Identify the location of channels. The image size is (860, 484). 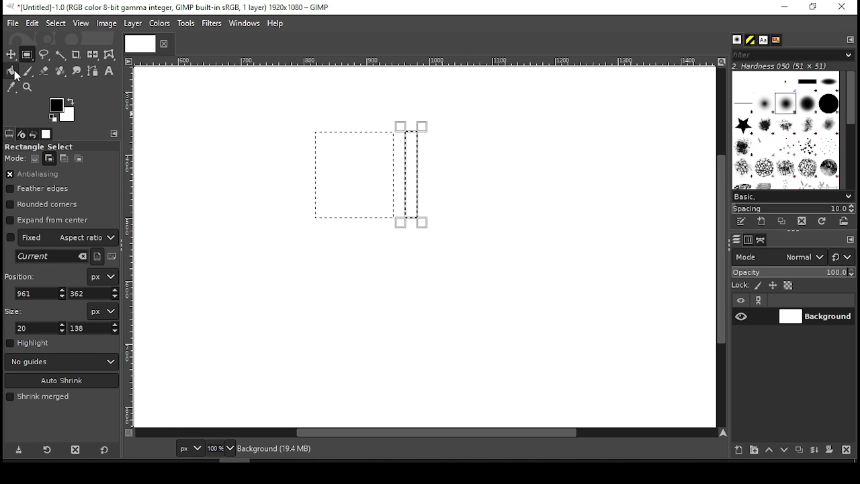
(748, 240).